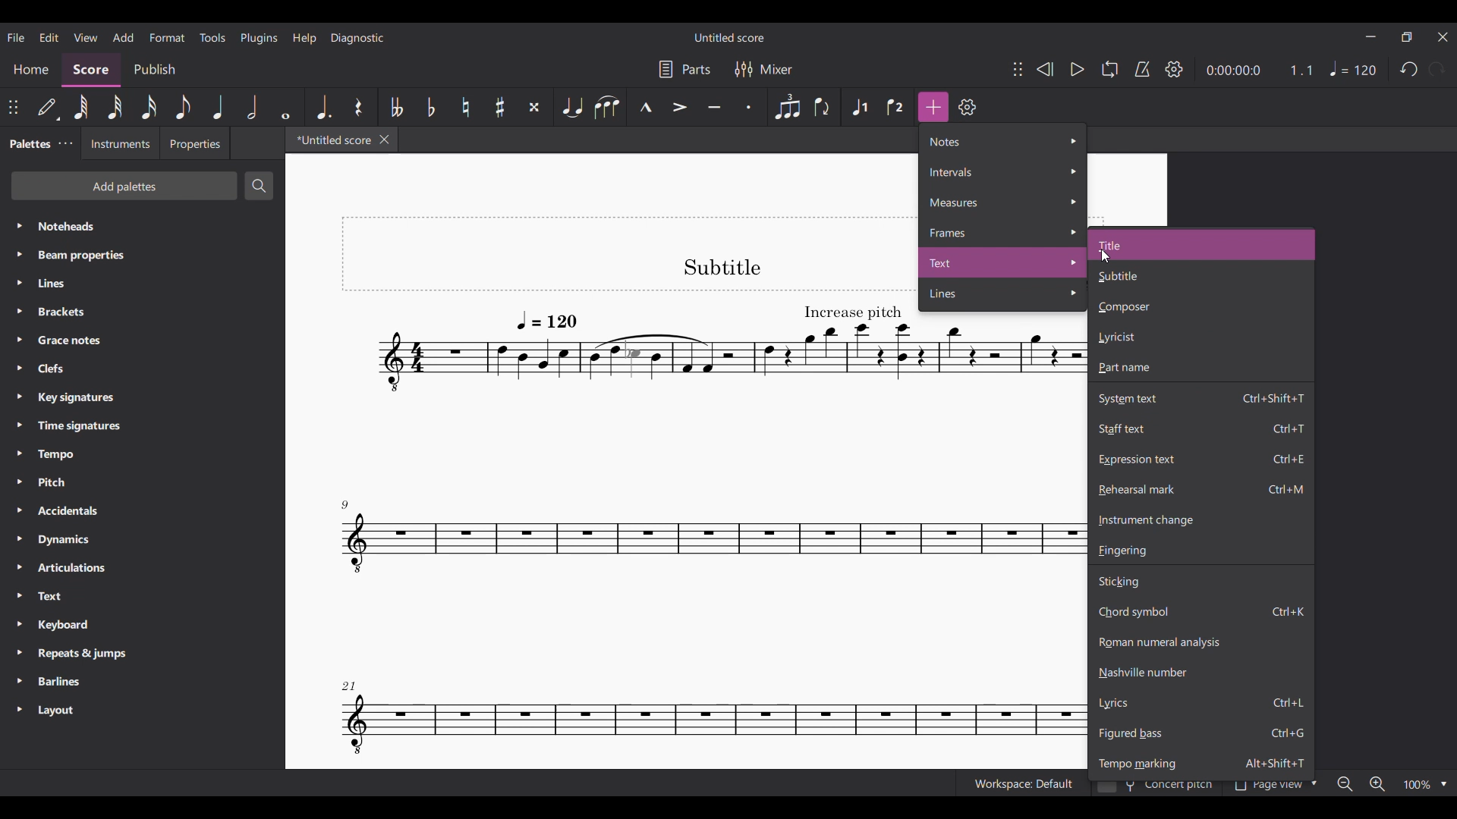 The height and width of the screenshot is (819, 1457). I want to click on Page view options, so click(1273, 788).